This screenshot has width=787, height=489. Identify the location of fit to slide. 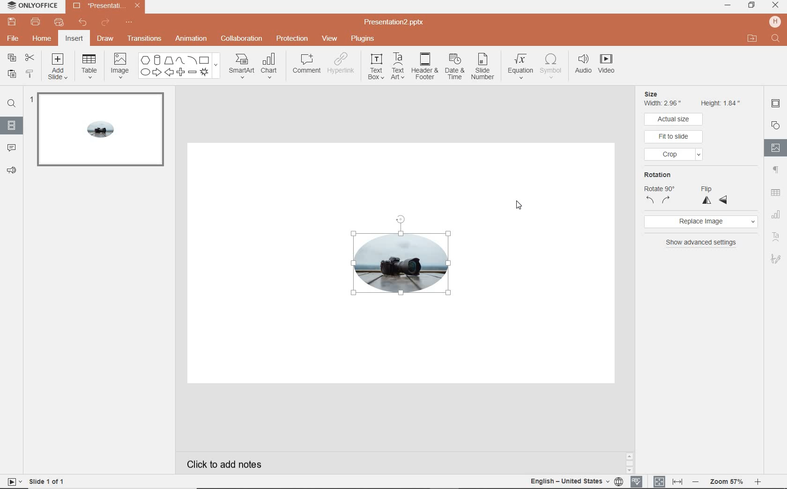
(674, 137).